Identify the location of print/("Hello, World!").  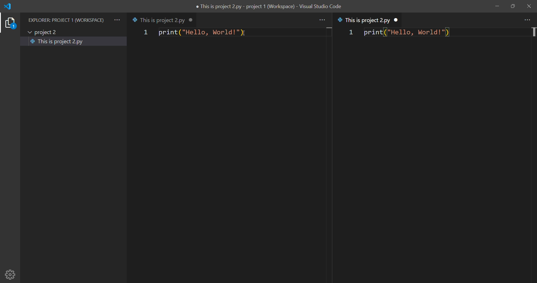
(408, 33).